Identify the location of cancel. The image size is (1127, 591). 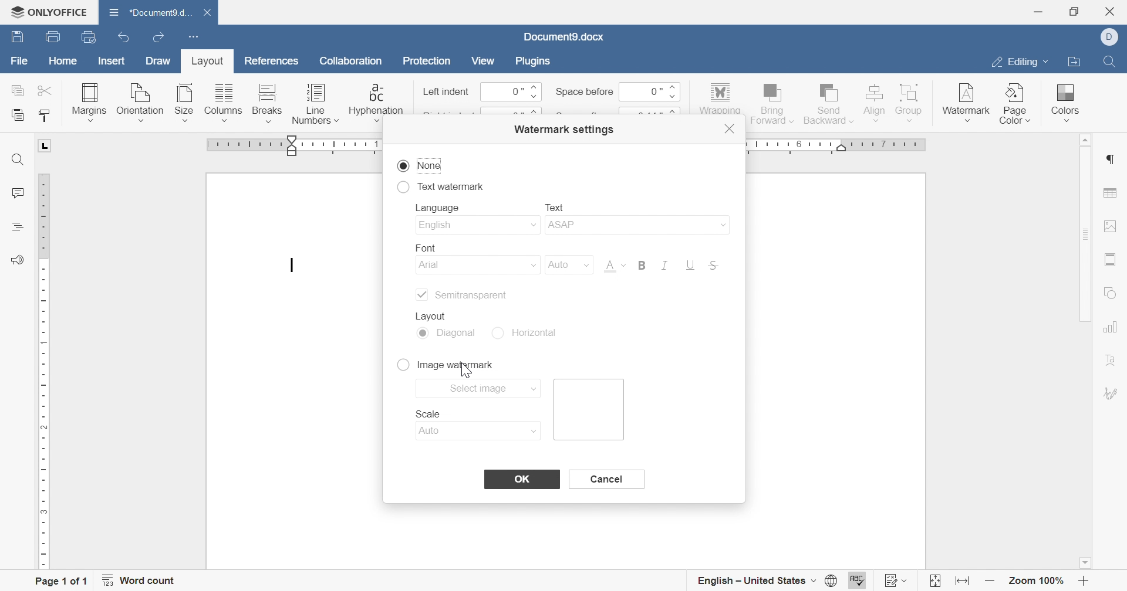
(605, 478).